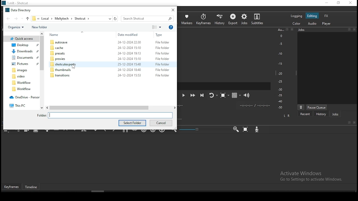 The image size is (358, 201). What do you see at coordinates (314, 31) in the screenshot?
I see `Jobs` at bounding box center [314, 31].